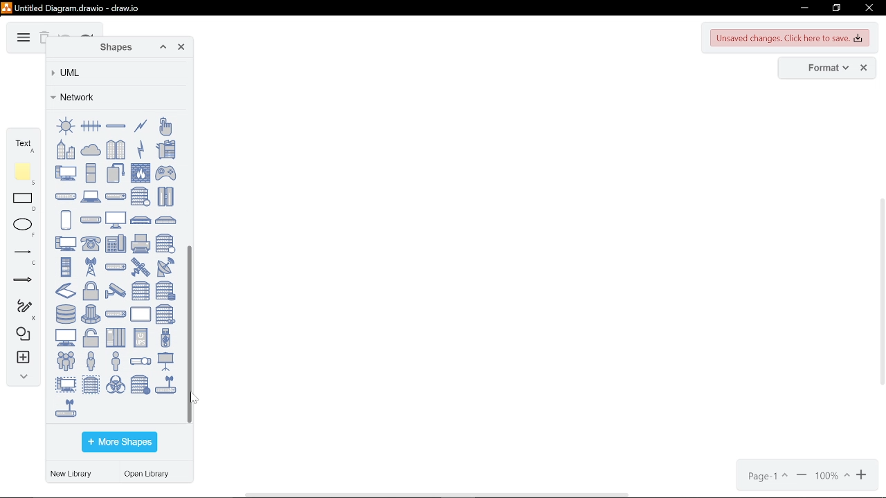 This screenshot has height=498, width=886. Describe the element at coordinates (165, 361) in the screenshot. I see `video projector screen` at that location.